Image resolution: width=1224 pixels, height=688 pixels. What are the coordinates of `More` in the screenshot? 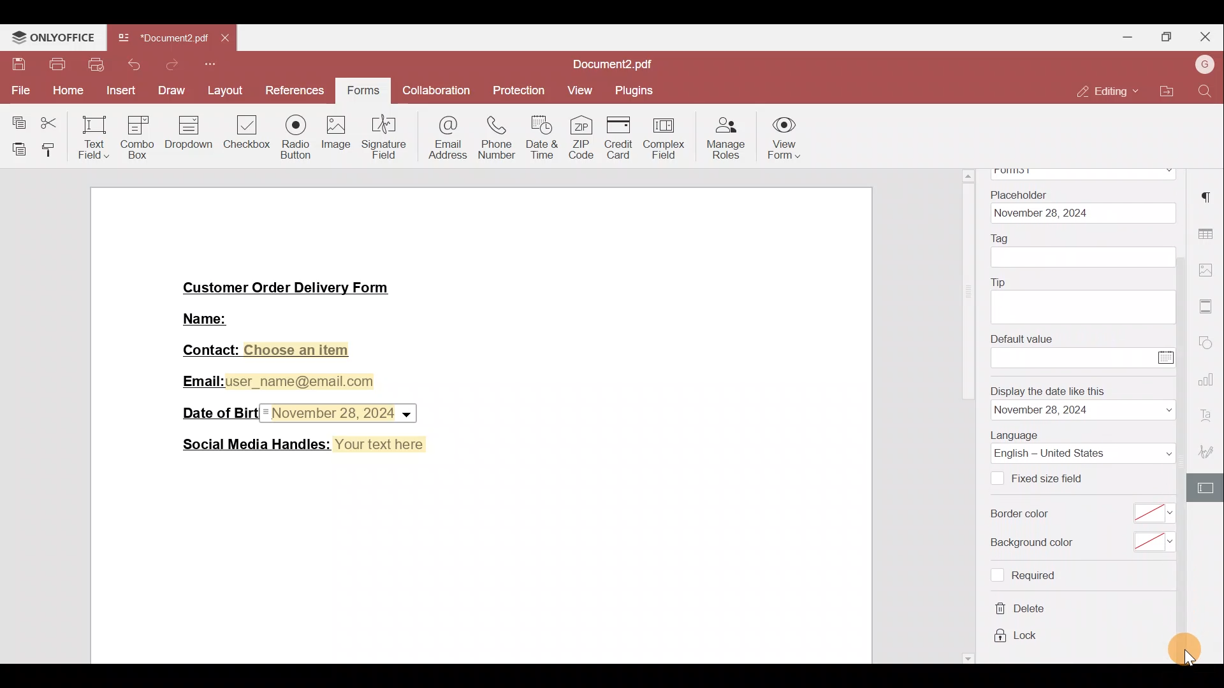 It's located at (212, 66).